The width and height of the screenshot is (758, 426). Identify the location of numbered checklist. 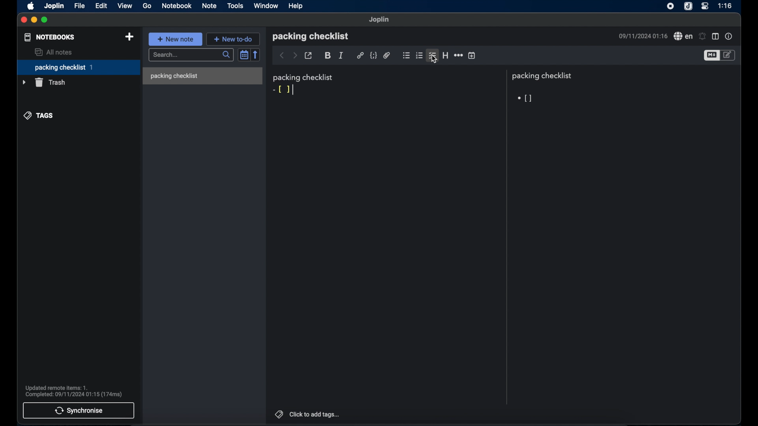
(420, 56).